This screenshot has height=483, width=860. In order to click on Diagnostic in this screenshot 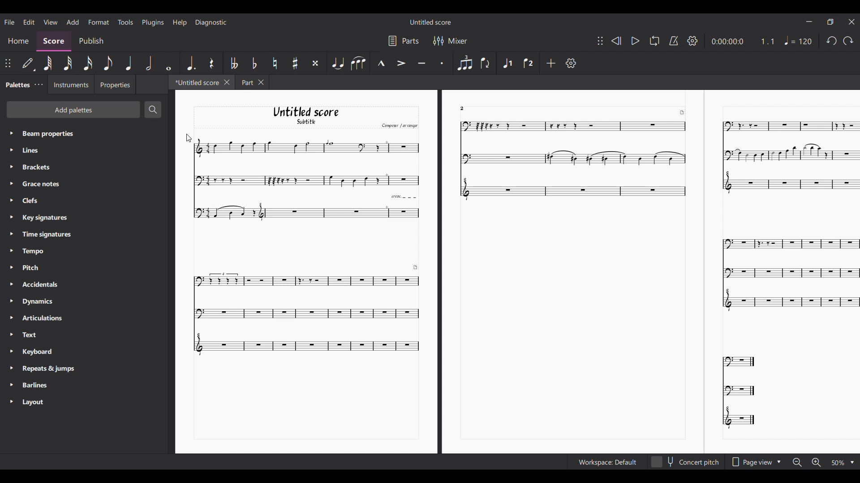, I will do `click(211, 22)`.